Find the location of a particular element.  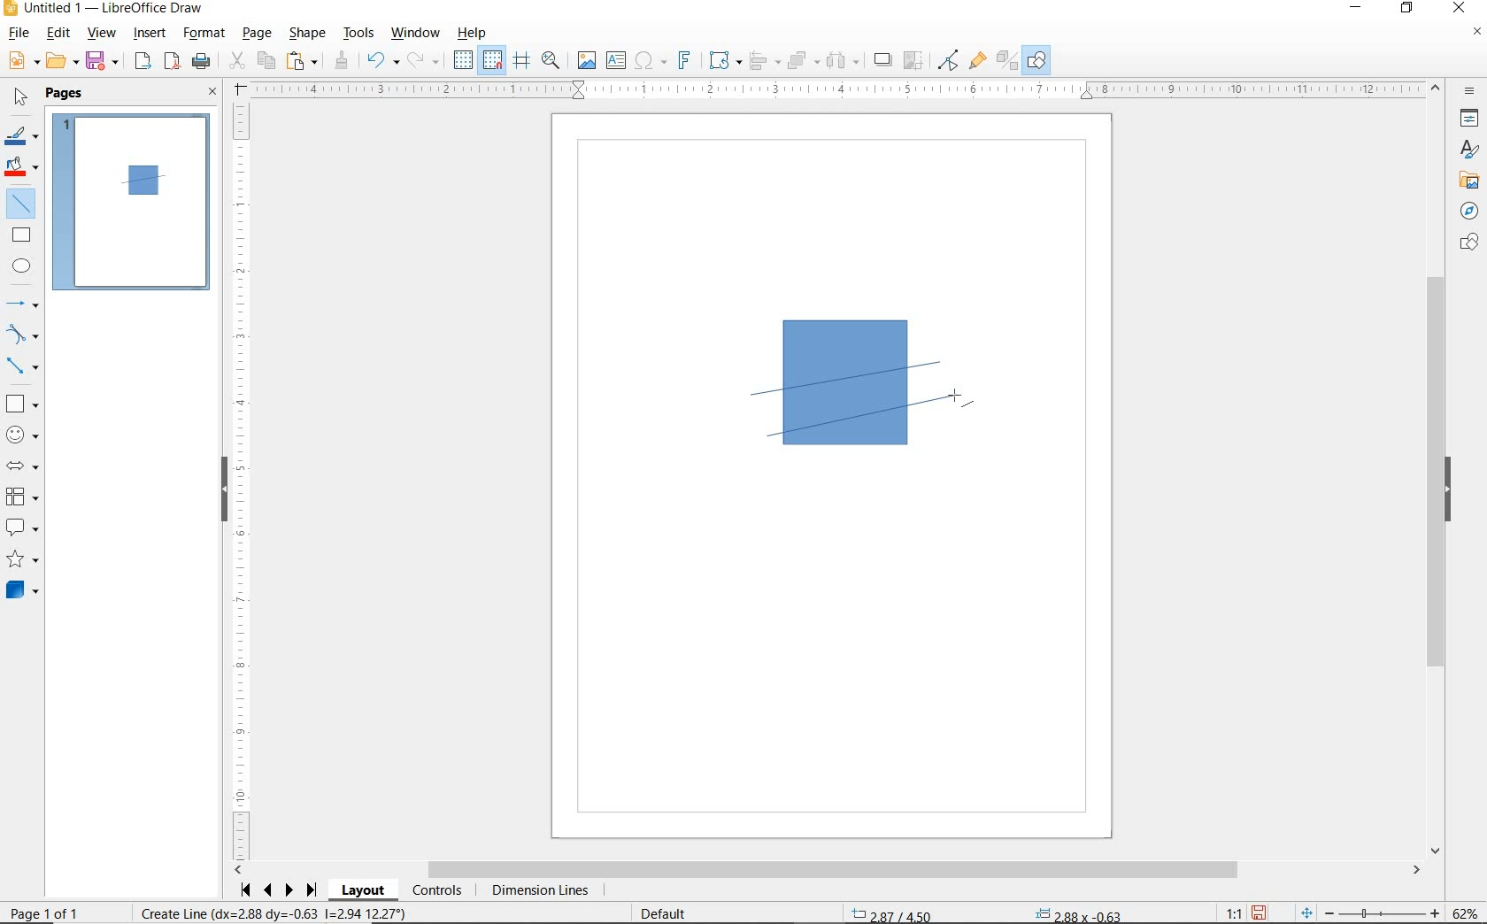

DEFAULT is located at coordinates (669, 914).